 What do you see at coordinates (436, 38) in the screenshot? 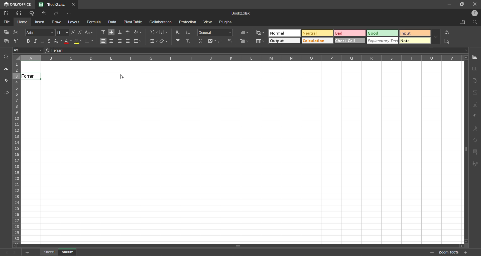
I see `more options` at bounding box center [436, 38].